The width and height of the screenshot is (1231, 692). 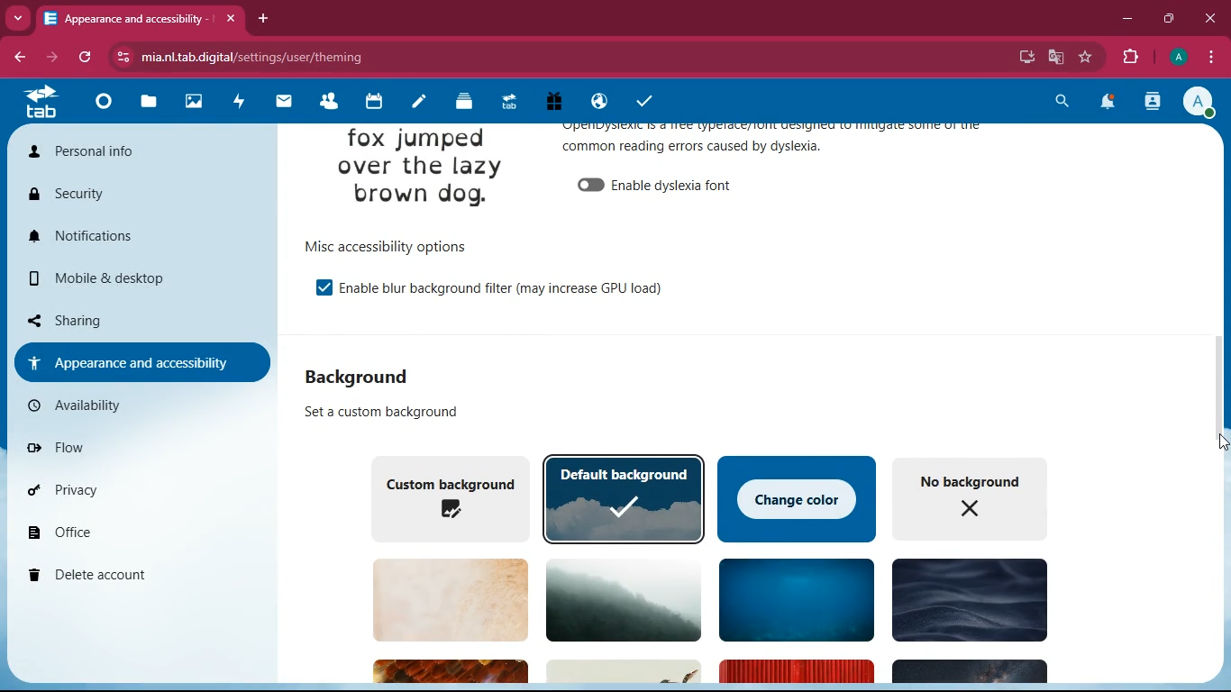 I want to click on google translate, so click(x=1054, y=59).